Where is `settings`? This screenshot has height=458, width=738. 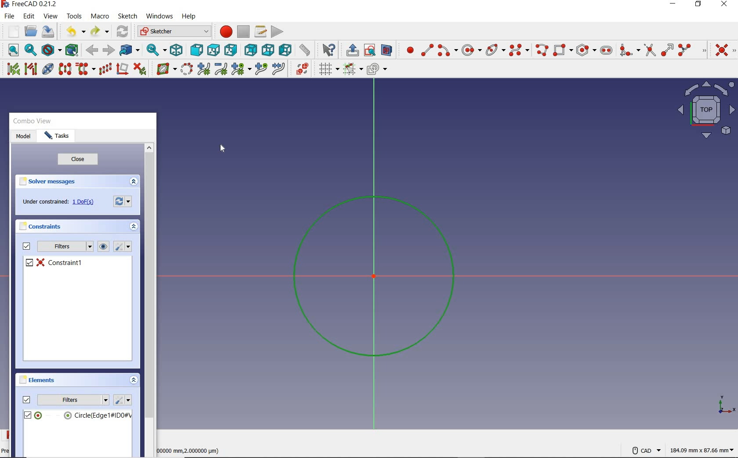 settings is located at coordinates (124, 401).